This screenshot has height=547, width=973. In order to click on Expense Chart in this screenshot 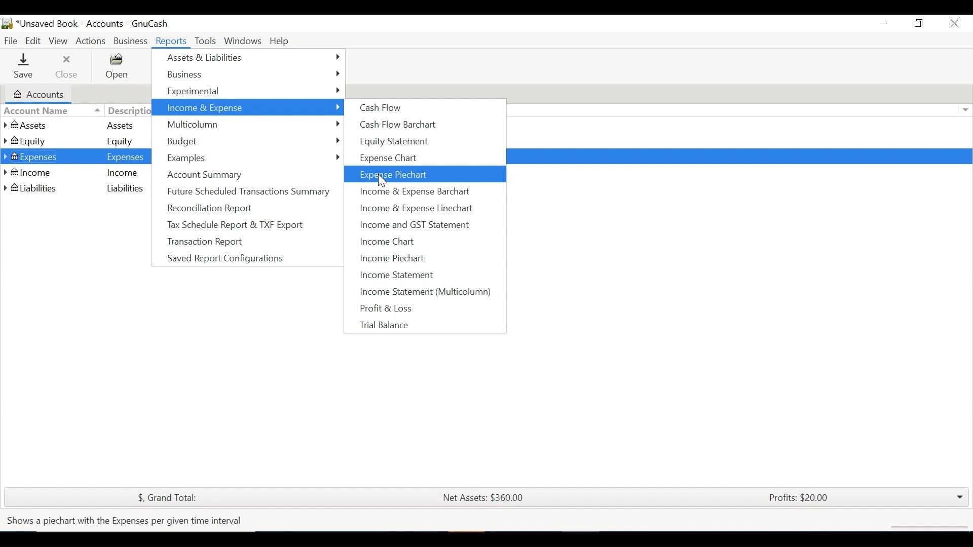, I will do `click(390, 158)`.